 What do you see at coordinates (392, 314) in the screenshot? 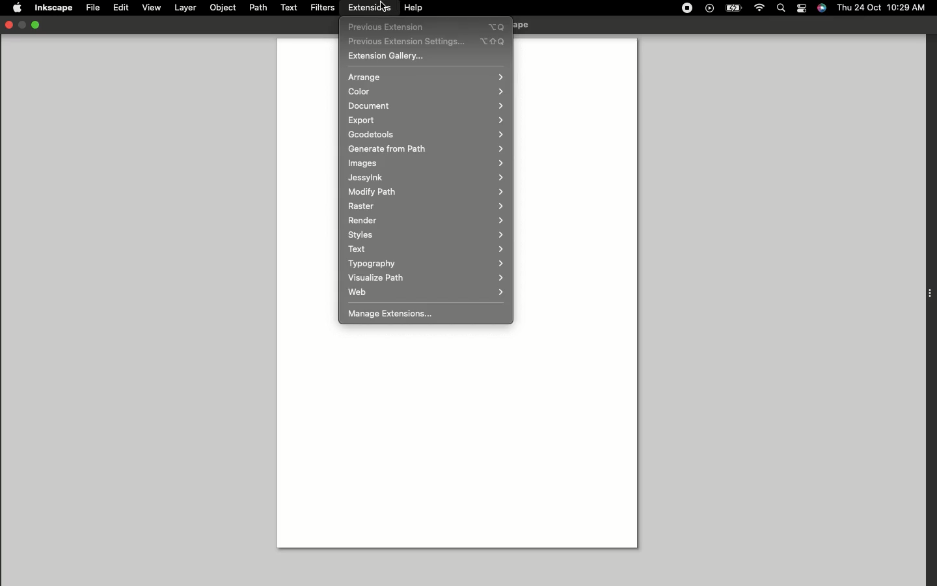
I see `Manage Extensions` at bounding box center [392, 314].